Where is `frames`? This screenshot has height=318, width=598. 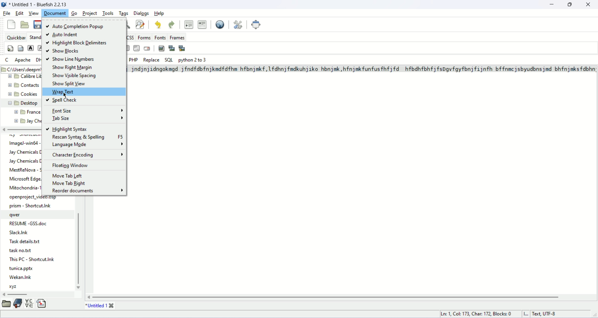 frames is located at coordinates (178, 38).